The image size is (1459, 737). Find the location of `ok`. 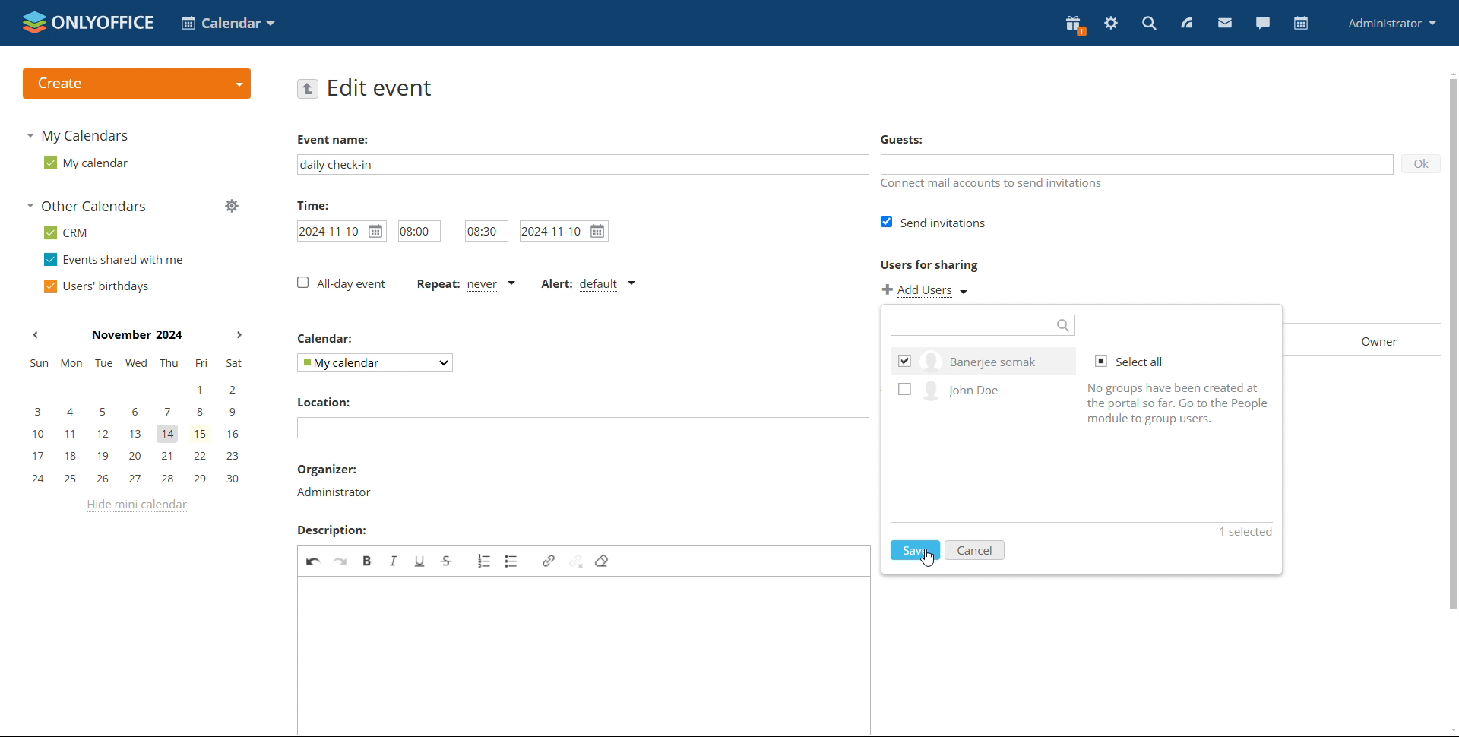

ok is located at coordinates (1415, 166).